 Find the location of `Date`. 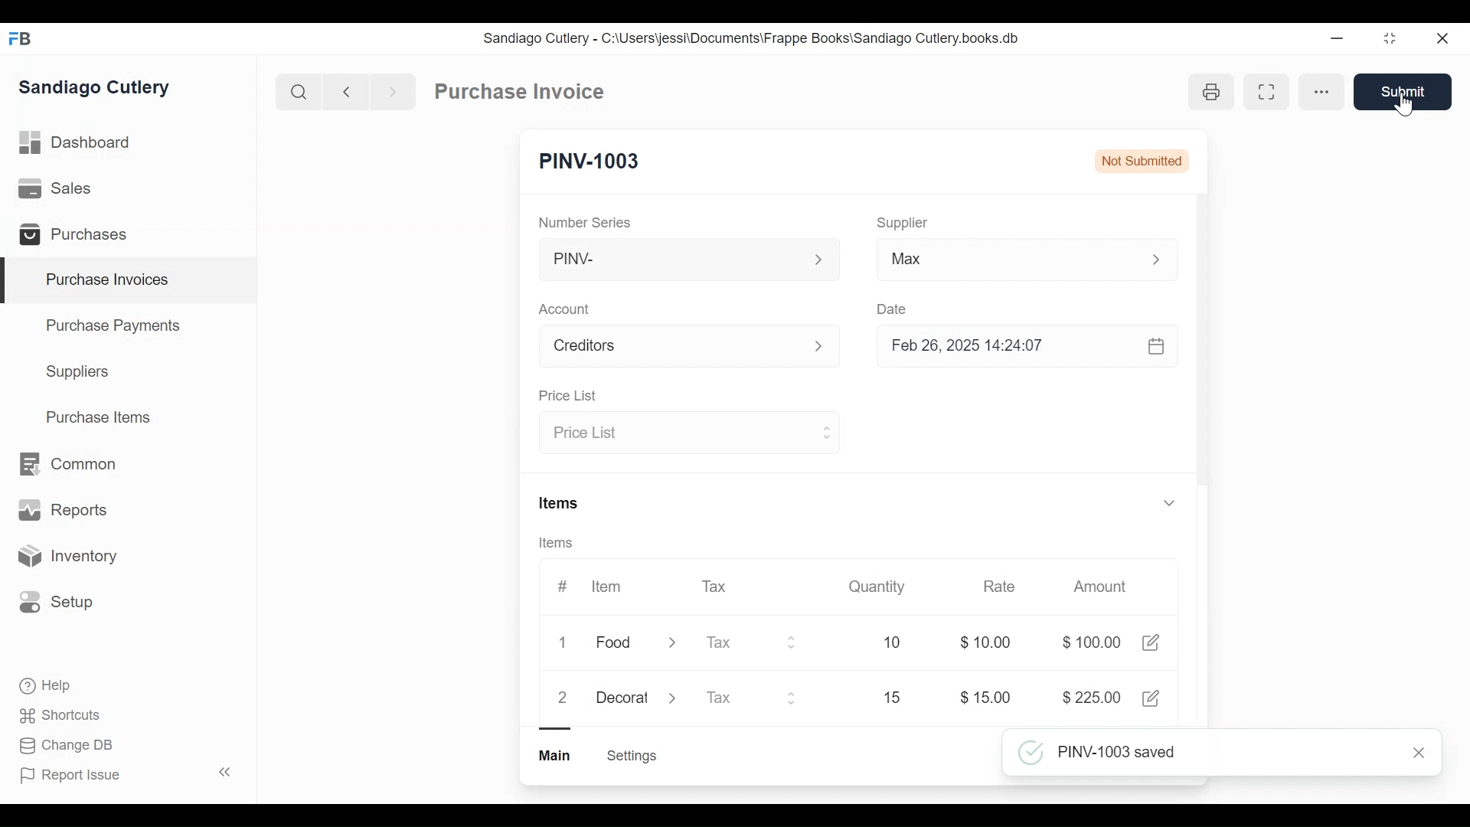

Date is located at coordinates (893, 309).